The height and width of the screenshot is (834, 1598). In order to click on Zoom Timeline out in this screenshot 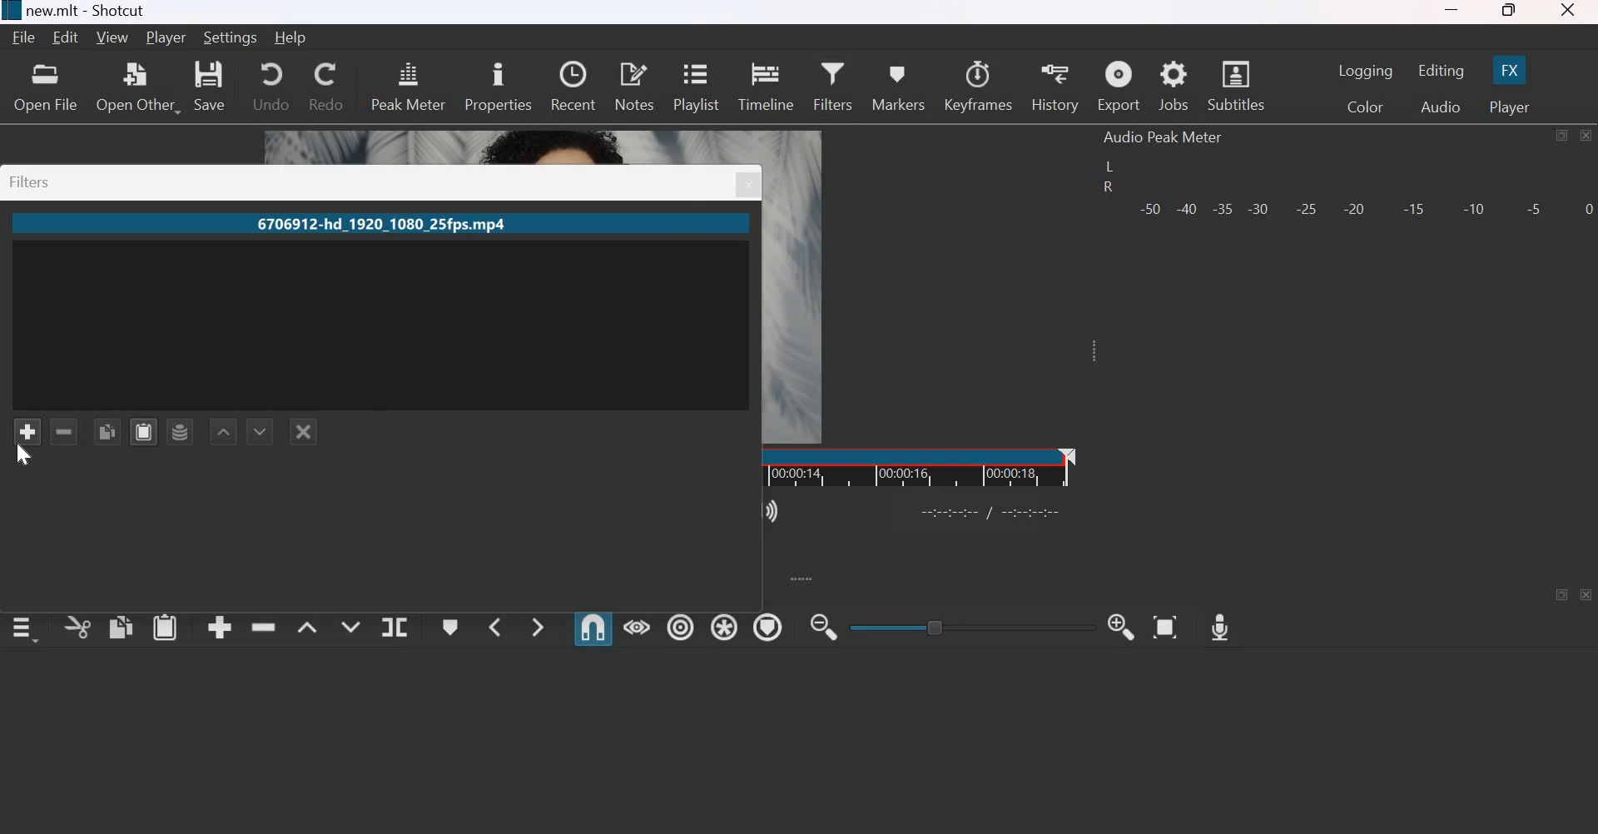, I will do `click(822, 628)`.